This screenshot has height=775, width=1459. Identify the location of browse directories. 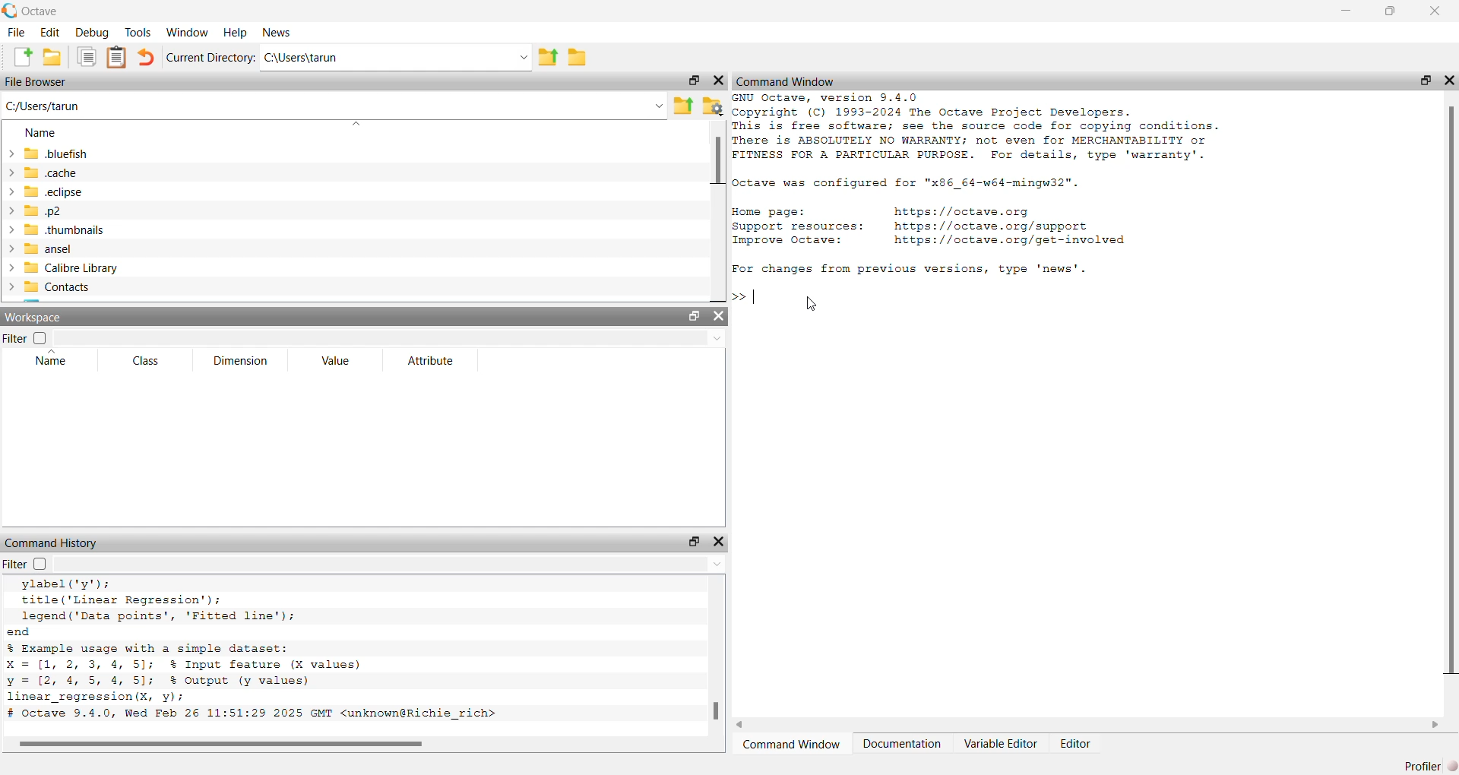
(578, 58).